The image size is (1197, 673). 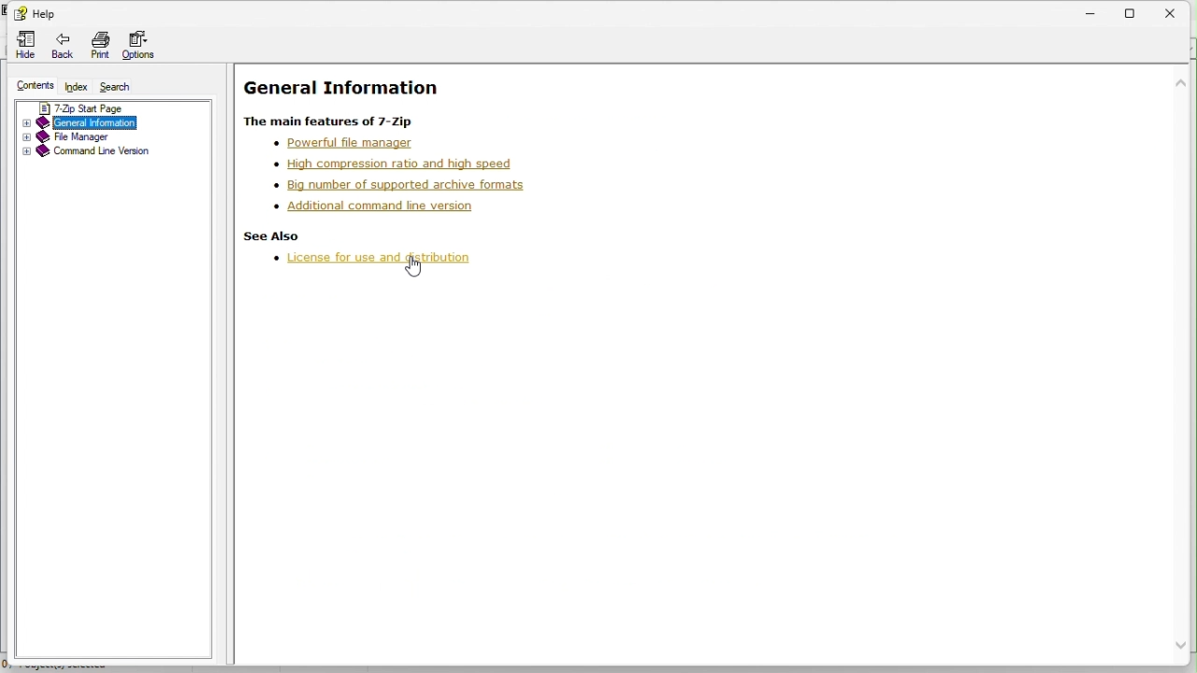 What do you see at coordinates (112, 154) in the screenshot?
I see `Command line version` at bounding box center [112, 154].